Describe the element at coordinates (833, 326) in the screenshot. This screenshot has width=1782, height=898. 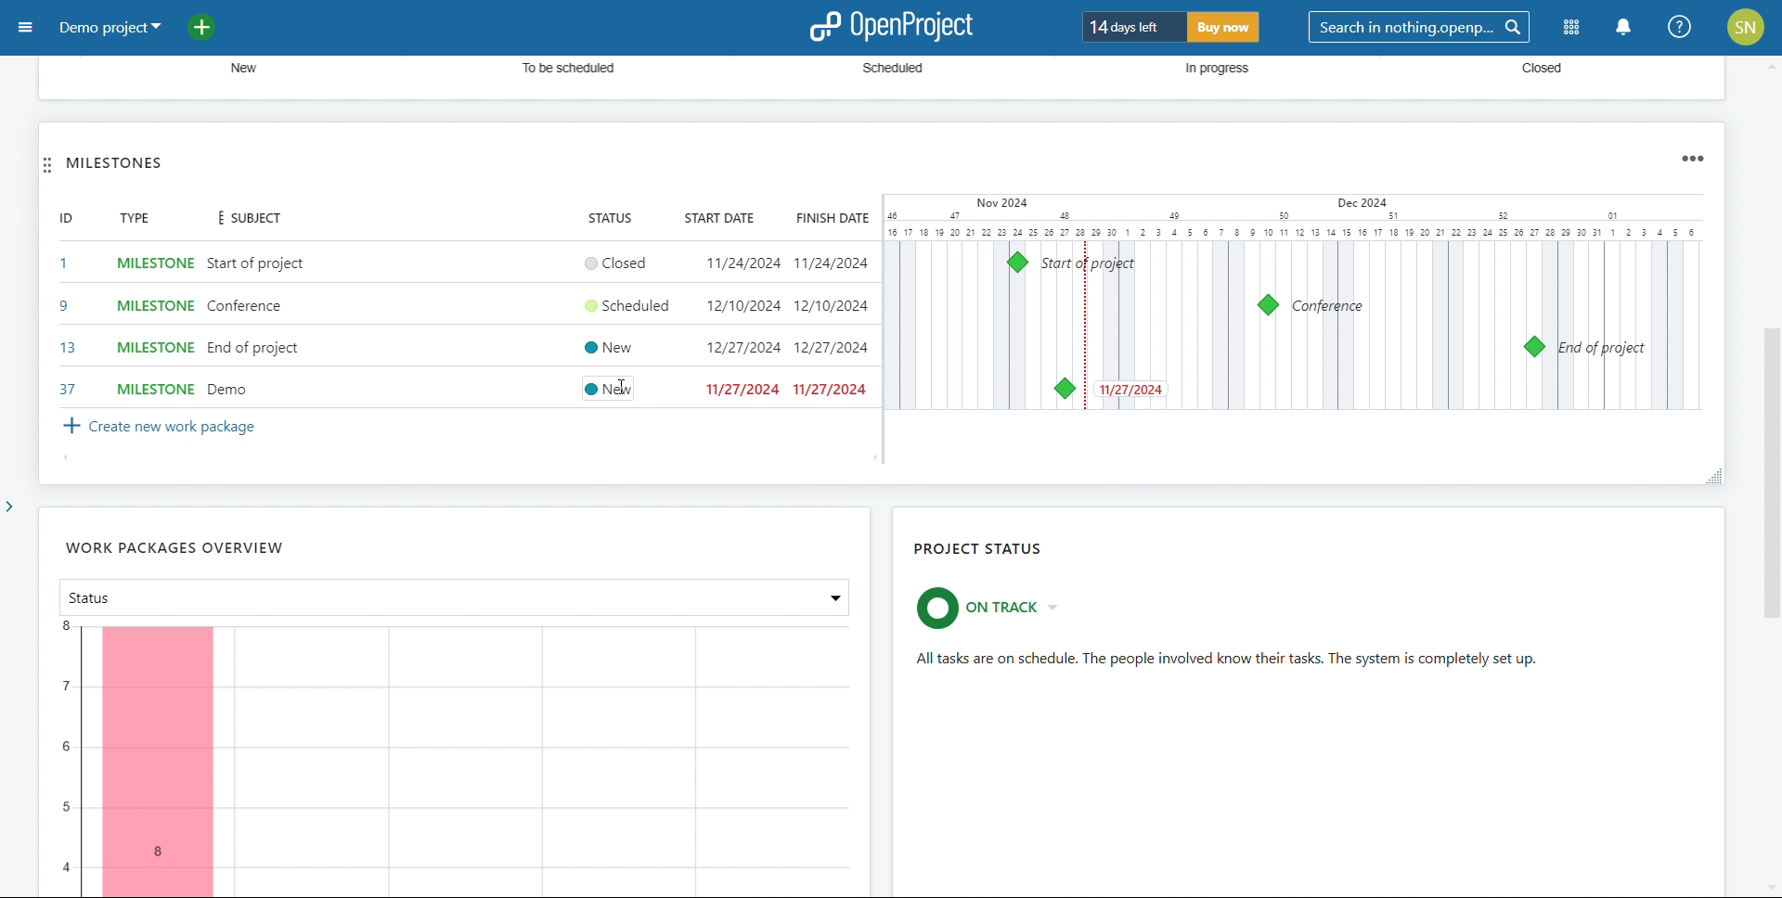
I see `set end date` at that location.